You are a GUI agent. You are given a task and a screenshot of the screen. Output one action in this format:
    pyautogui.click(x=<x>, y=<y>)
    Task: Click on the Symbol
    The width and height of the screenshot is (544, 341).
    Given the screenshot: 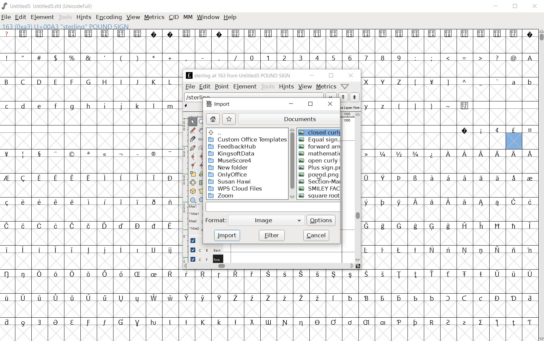 What is the action you would take?
    pyautogui.click(x=513, y=274)
    